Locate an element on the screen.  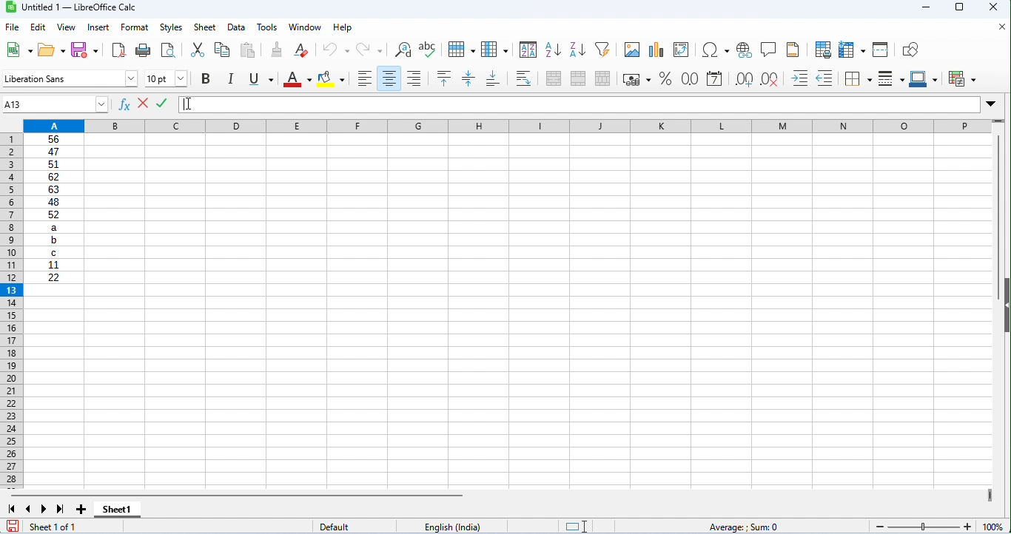
align left is located at coordinates (363, 78).